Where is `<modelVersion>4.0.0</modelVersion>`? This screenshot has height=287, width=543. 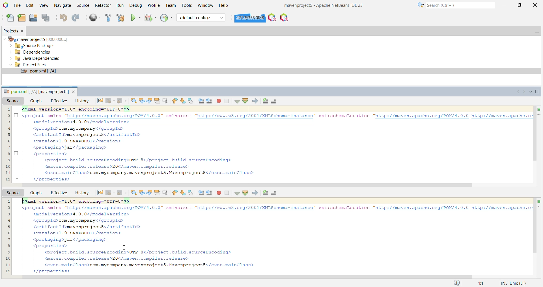 <modelVersion>4.0.0</modelVersion> is located at coordinates (84, 122).